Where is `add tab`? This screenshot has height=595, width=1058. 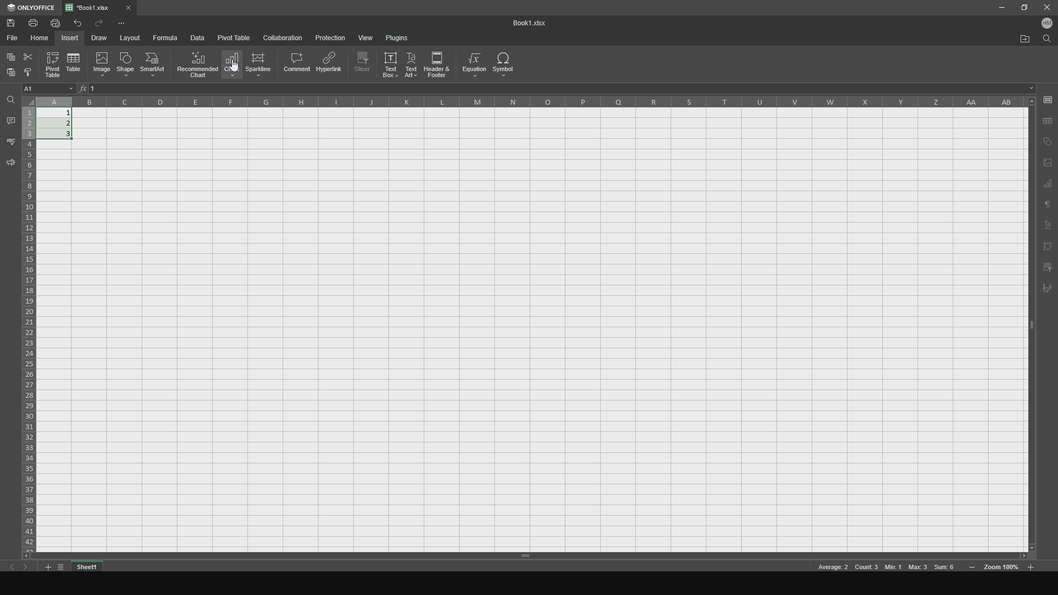
add tab is located at coordinates (46, 568).